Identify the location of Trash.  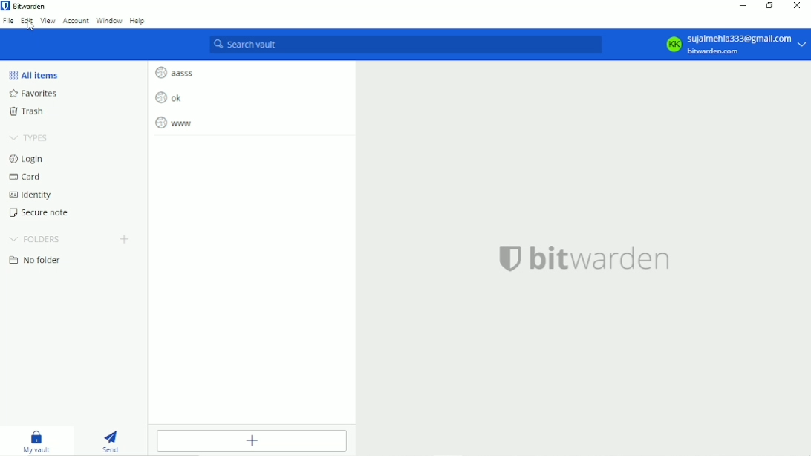
(27, 111).